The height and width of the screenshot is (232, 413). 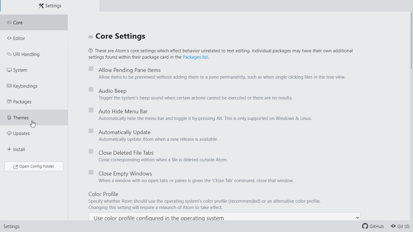 What do you see at coordinates (120, 36) in the screenshot?
I see `Core settings` at bounding box center [120, 36].